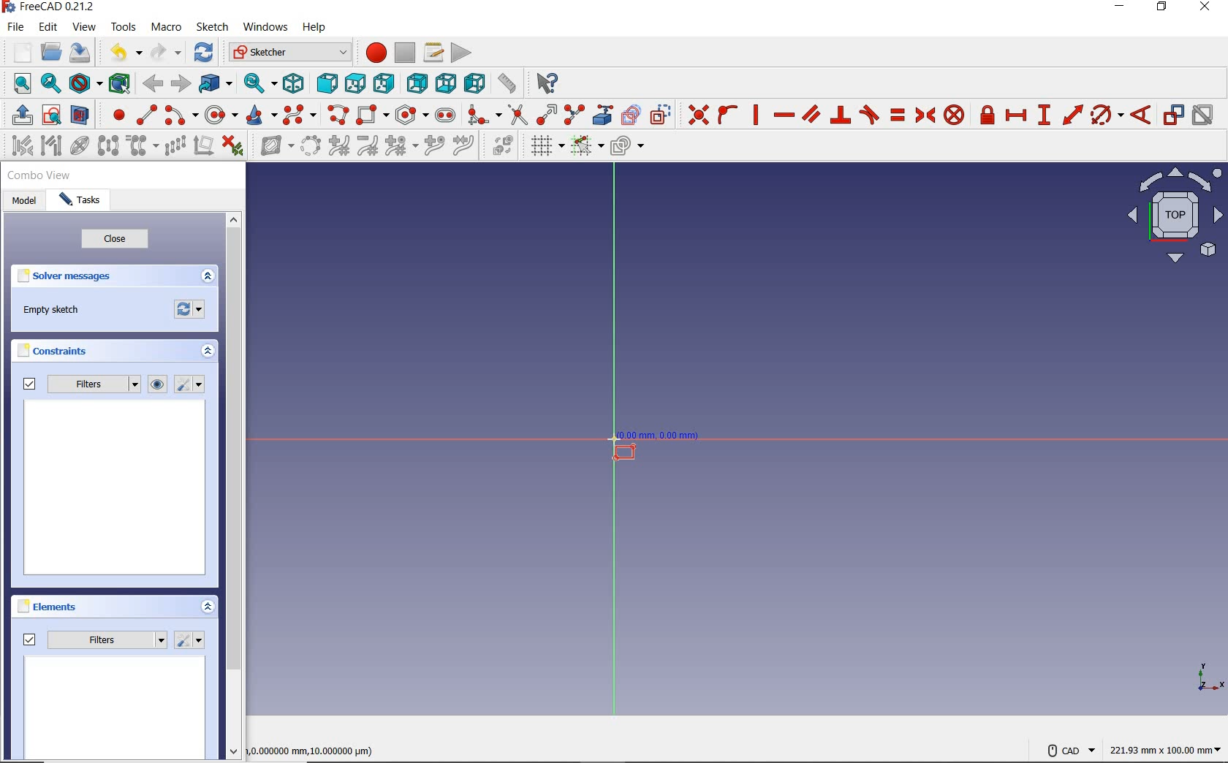 The height and width of the screenshot is (763, 1228). I want to click on macro, so click(167, 28).